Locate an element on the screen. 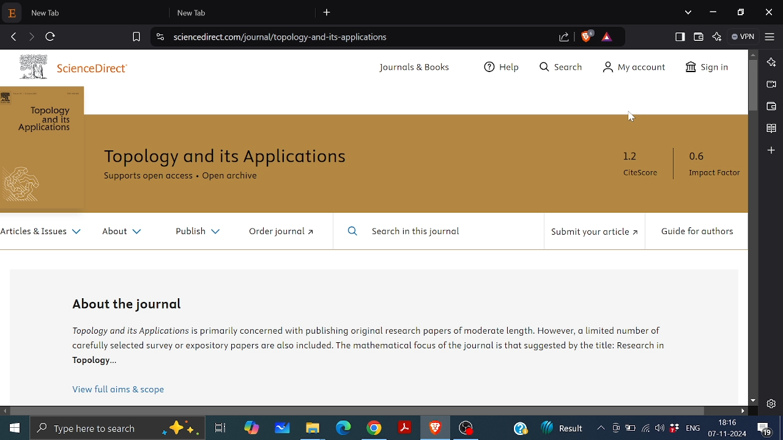 Image resolution: width=783 pixels, height=440 pixels. Masseges is located at coordinates (765, 428).